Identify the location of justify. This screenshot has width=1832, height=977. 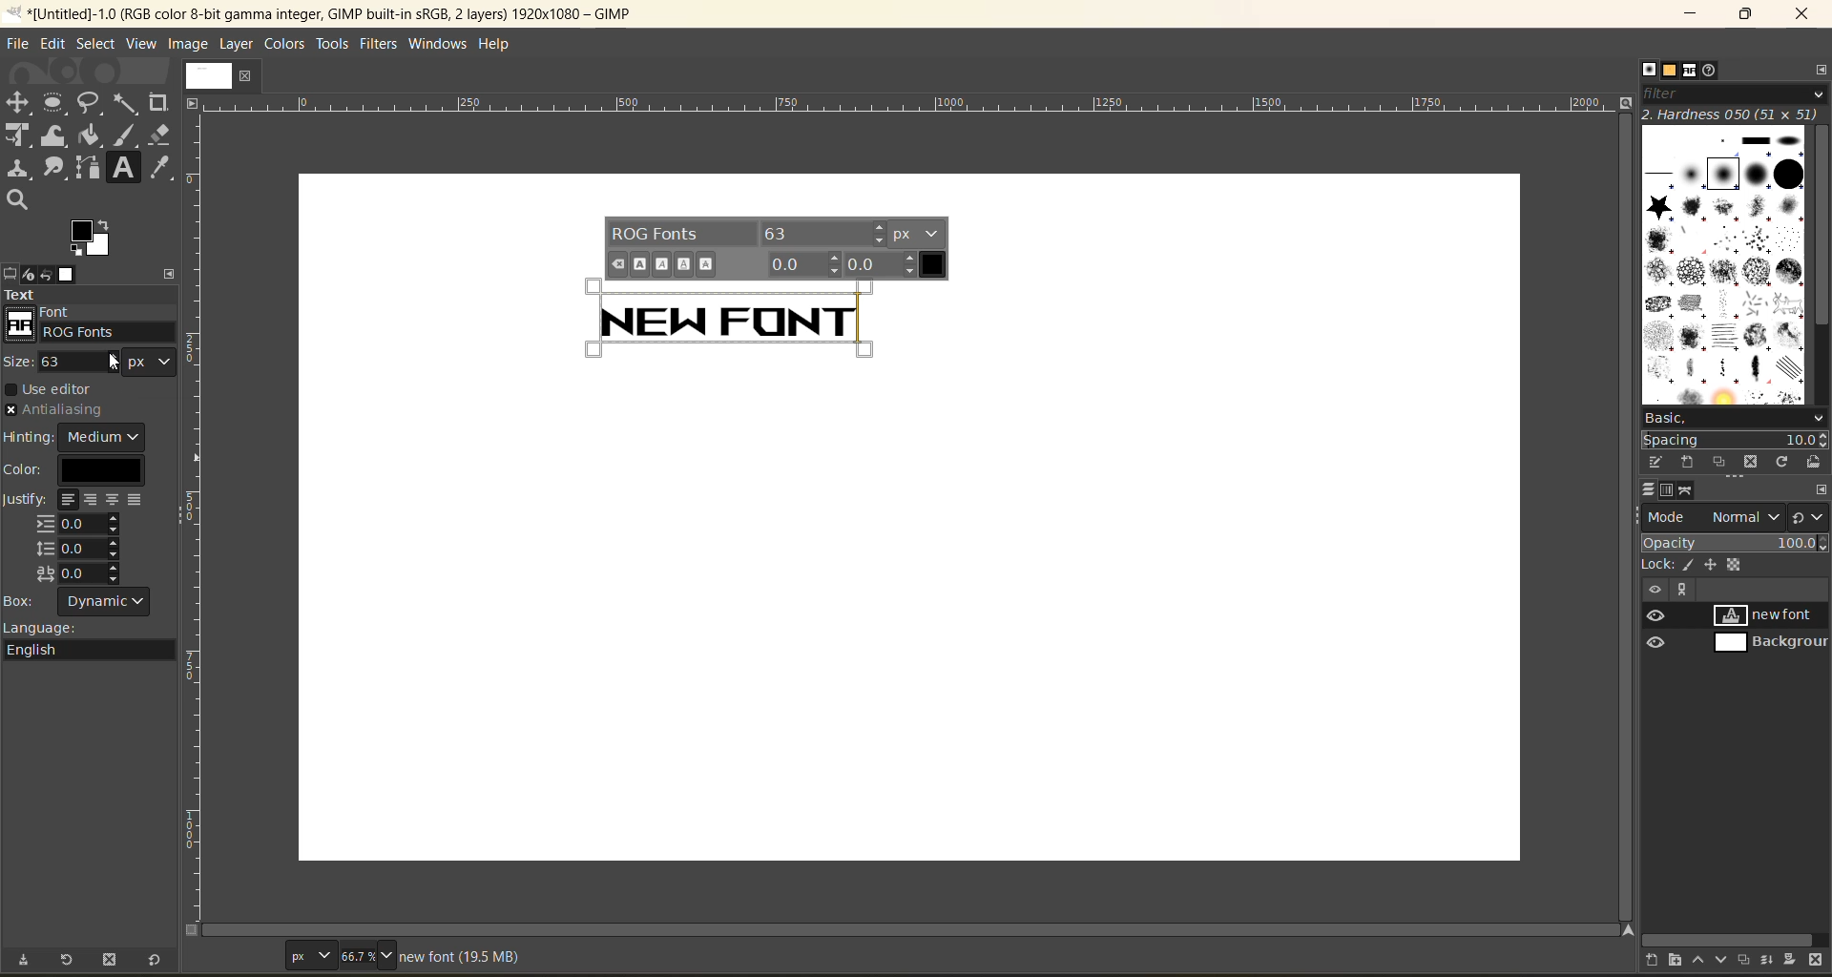
(78, 537).